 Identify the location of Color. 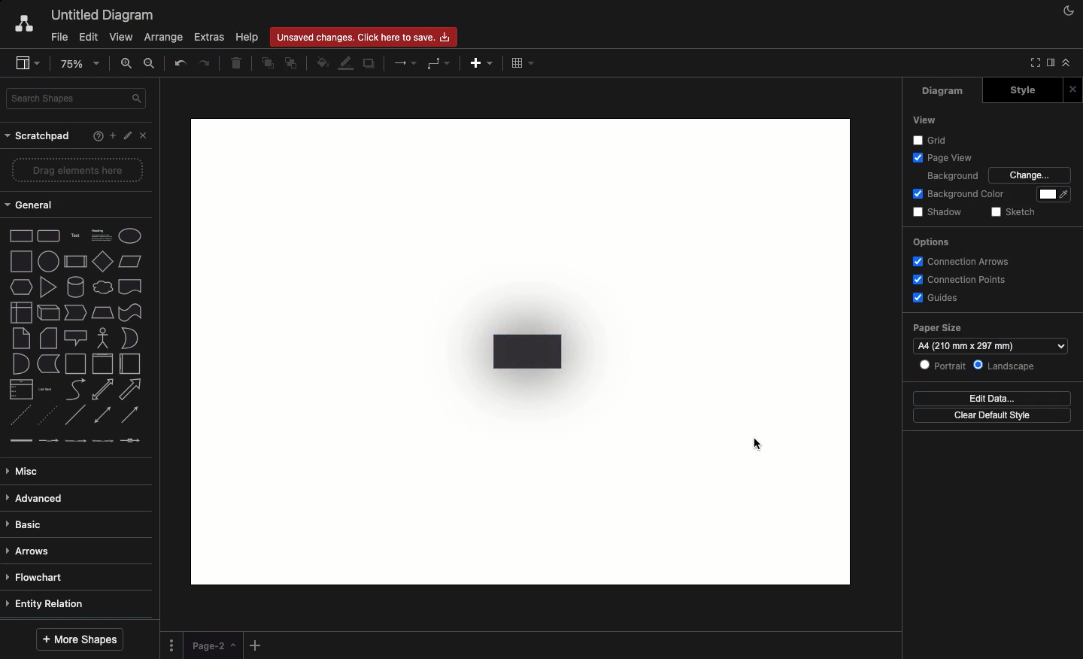
(1049, 195).